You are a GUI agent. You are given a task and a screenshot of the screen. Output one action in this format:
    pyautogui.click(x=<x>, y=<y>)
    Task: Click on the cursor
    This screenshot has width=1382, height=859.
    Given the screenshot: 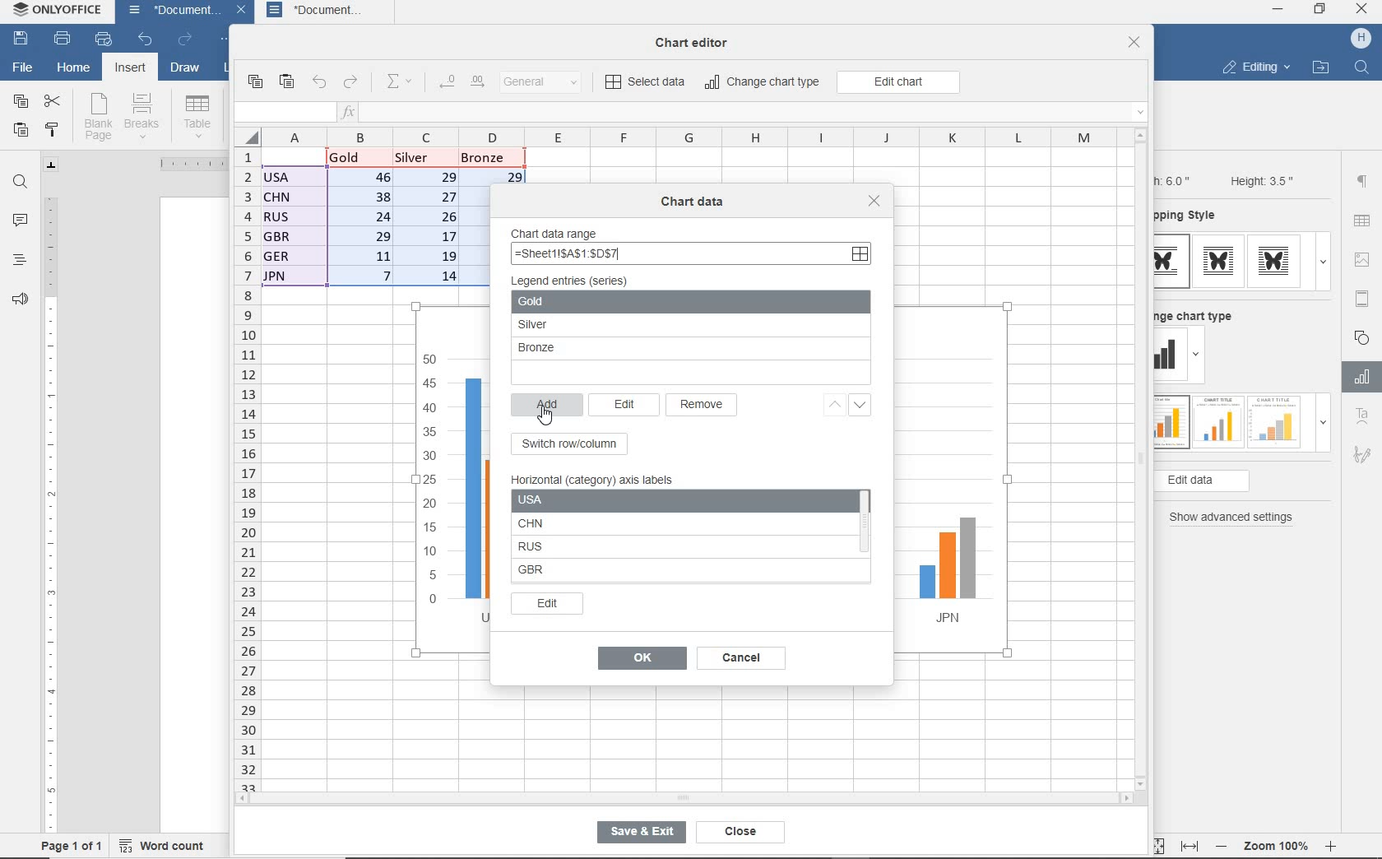 What is the action you would take?
    pyautogui.click(x=555, y=424)
    